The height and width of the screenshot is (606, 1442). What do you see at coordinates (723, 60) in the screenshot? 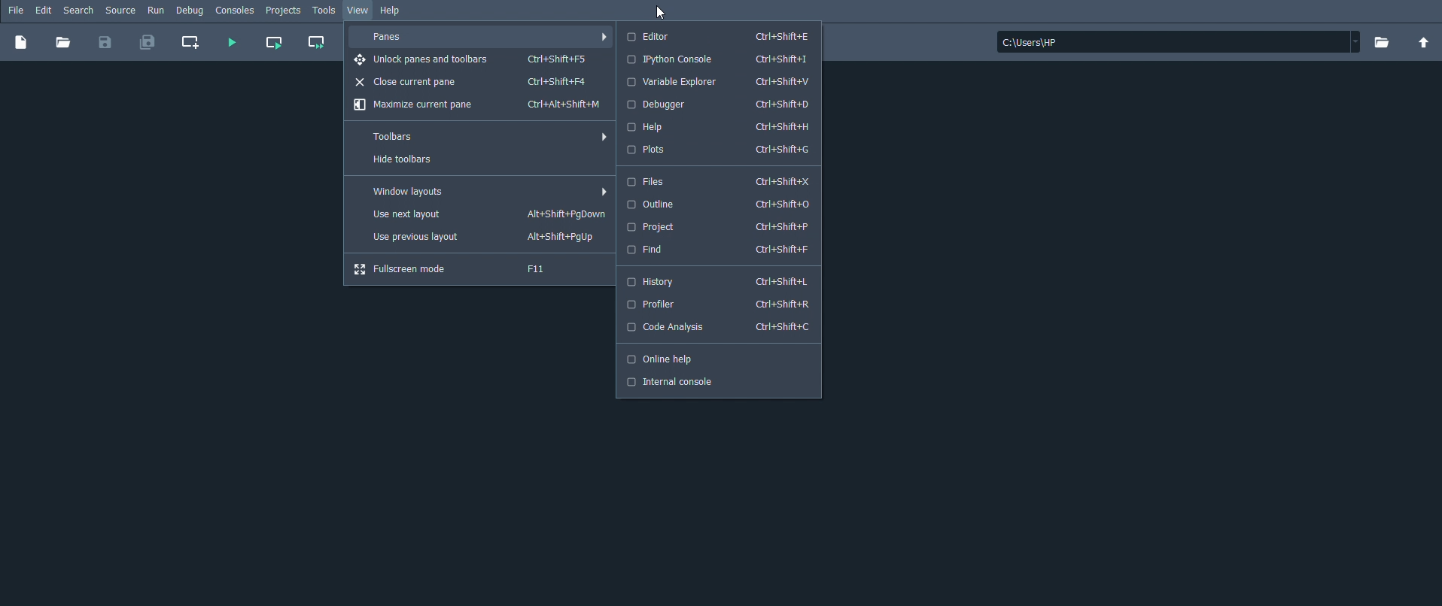
I see `IPython console` at bounding box center [723, 60].